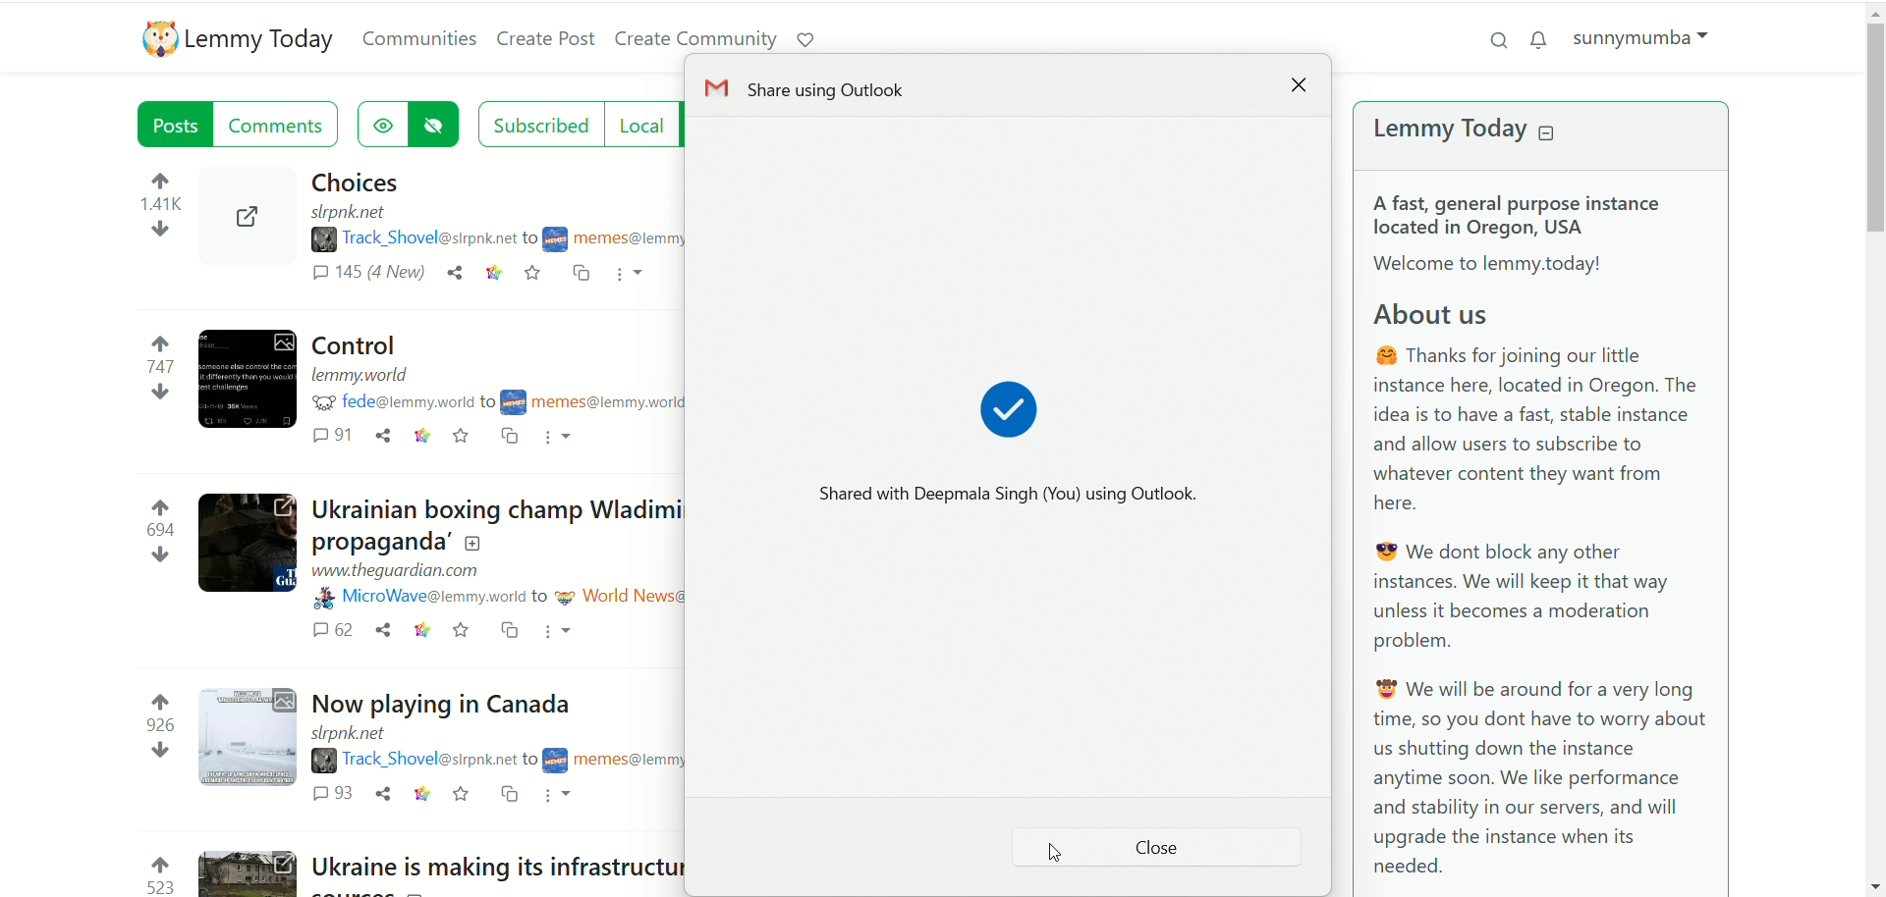 The height and width of the screenshot is (897, 1886). I want to click on create community, so click(693, 36).